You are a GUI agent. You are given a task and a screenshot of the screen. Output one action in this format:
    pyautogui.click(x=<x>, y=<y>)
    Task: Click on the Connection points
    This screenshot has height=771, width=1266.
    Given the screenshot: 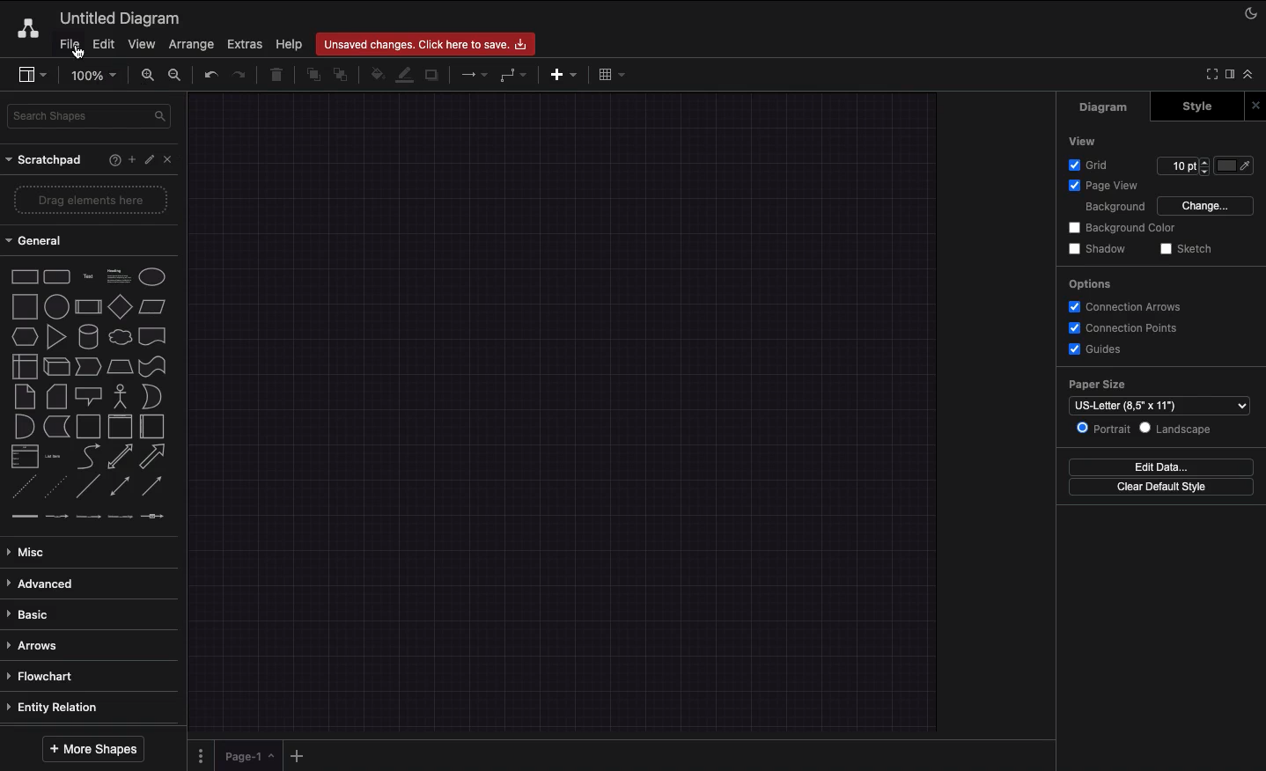 What is the action you would take?
    pyautogui.click(x=1124, y=327)
    